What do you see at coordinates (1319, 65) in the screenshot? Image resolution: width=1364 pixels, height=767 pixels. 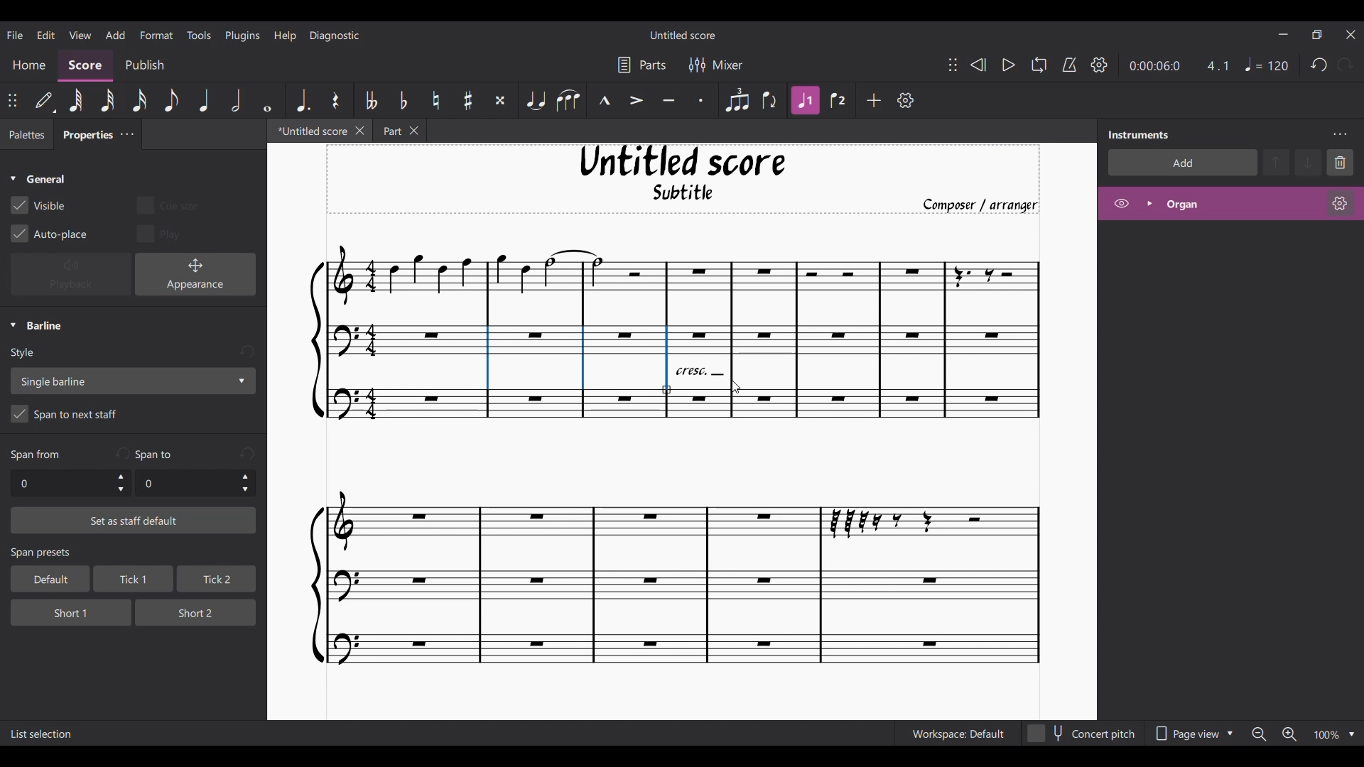 I see `Undo` at bounding box center [1319, 65].